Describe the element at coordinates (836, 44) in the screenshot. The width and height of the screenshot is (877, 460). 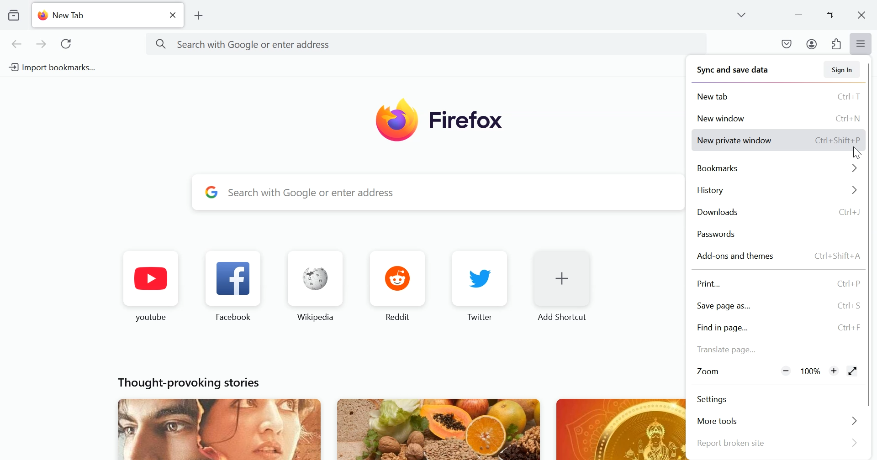
I see `Extensions` at that location.